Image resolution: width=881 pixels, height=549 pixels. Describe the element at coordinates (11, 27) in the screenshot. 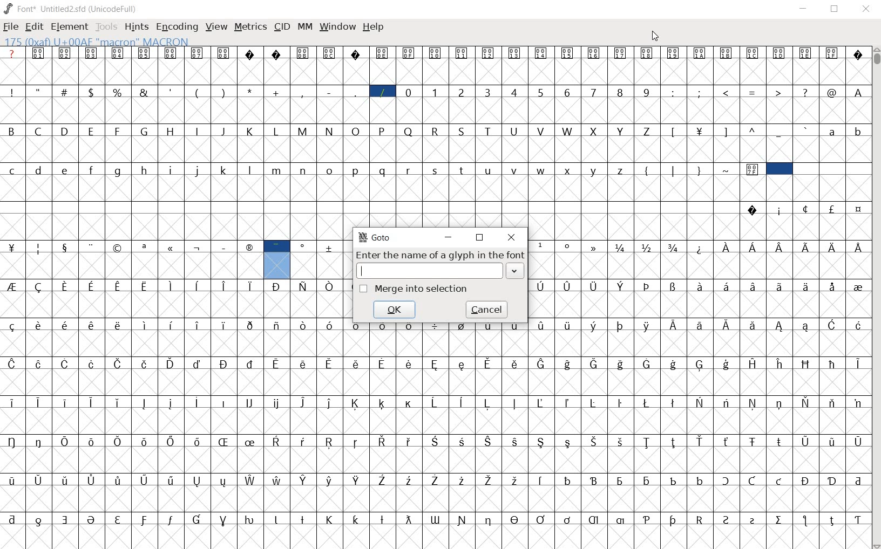

I see `FILE` at that location.